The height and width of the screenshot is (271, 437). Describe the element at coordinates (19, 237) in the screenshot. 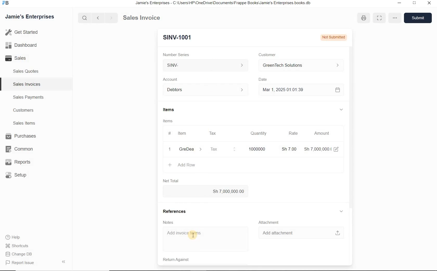

I see `) Help` at that location.